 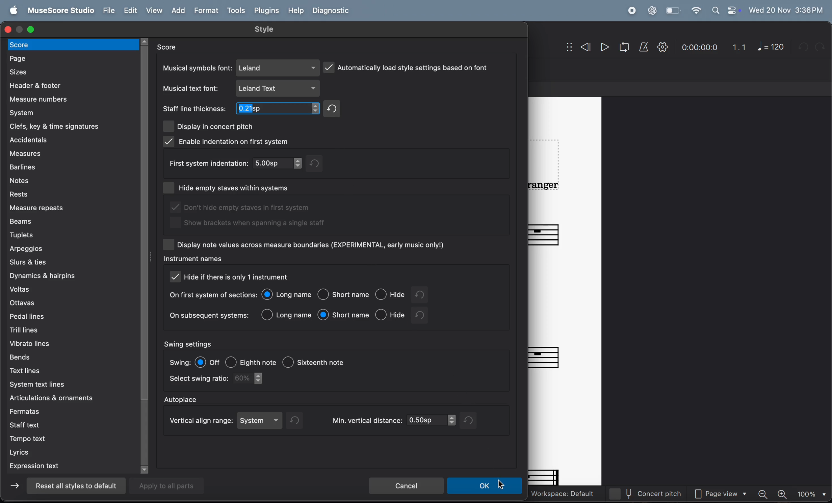 I want to click on measure, so click(x=66, y=99).